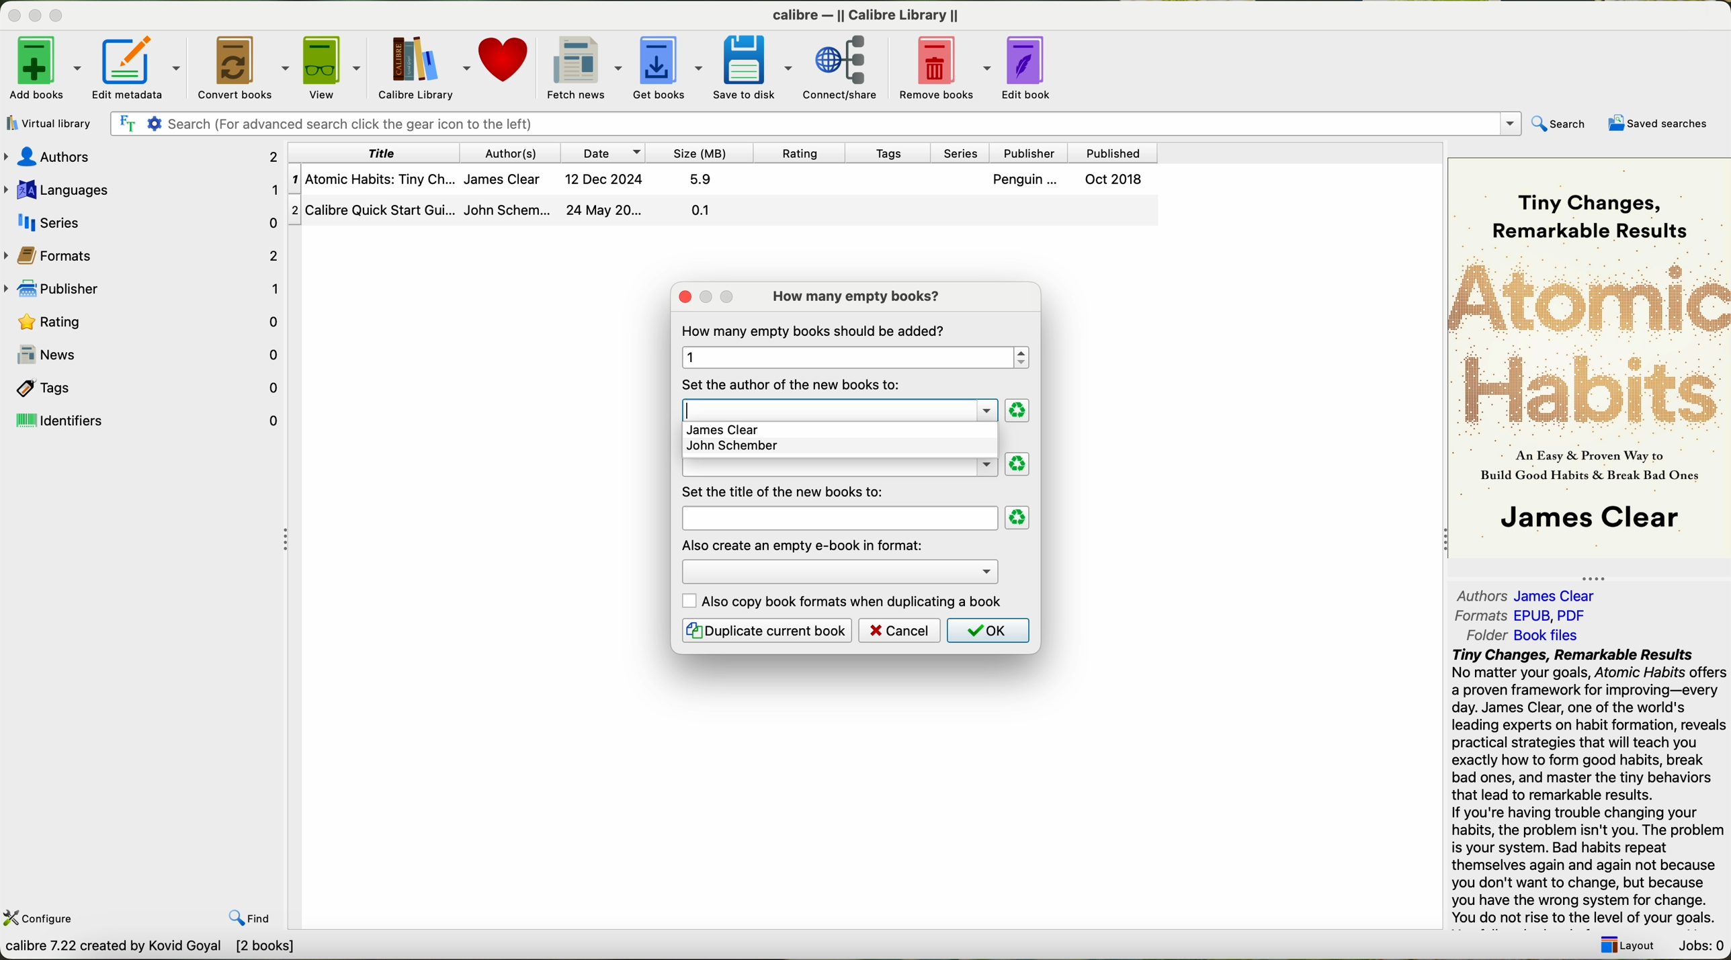 The image size is (1731, 960). I want to click on tags, so click(143, 386).